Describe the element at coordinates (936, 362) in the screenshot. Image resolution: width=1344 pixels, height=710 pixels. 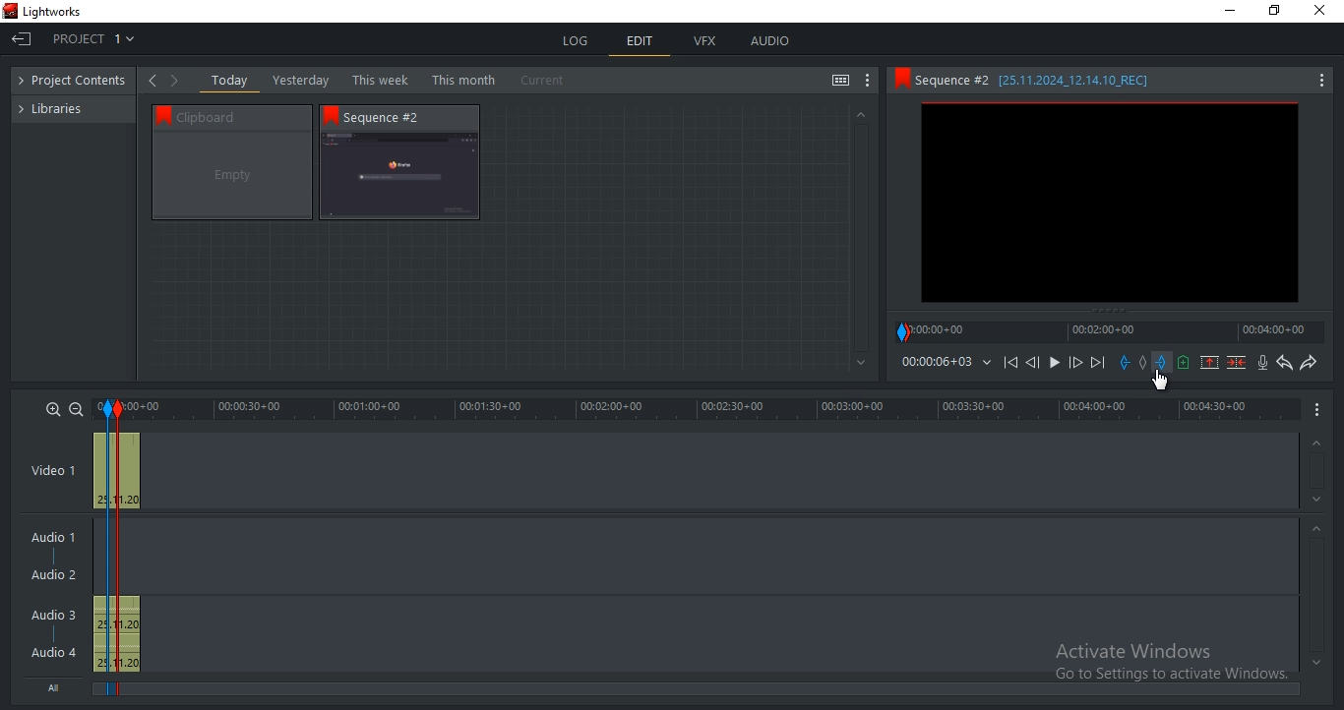
I see `timeline` at that location.